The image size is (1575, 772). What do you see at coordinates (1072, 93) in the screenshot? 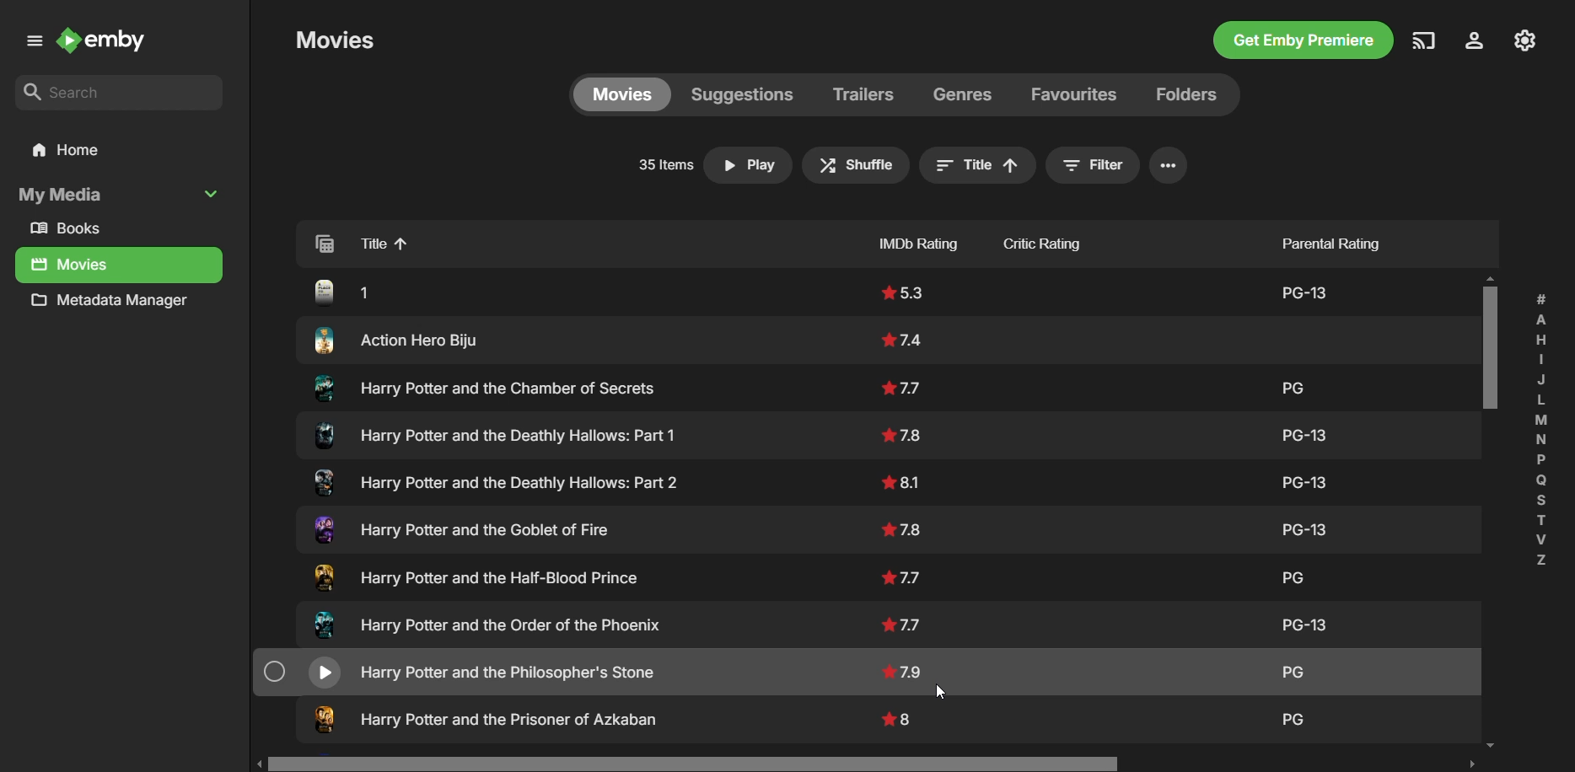
I see `Favorites` at bounding box center [1072, 93].